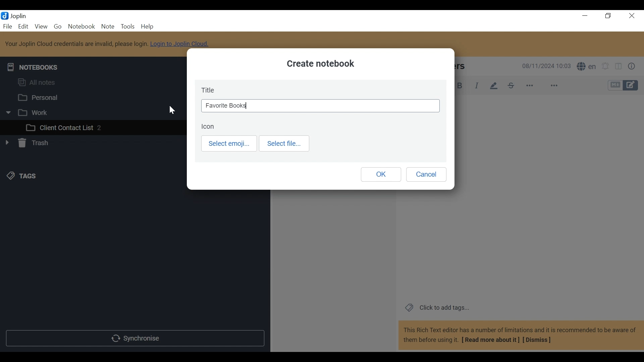 The width and height of the screenshot is (644, 362). Describe the element at coordinates (622, 85) in the screenshot. I see `Toggle Editor` at that location.